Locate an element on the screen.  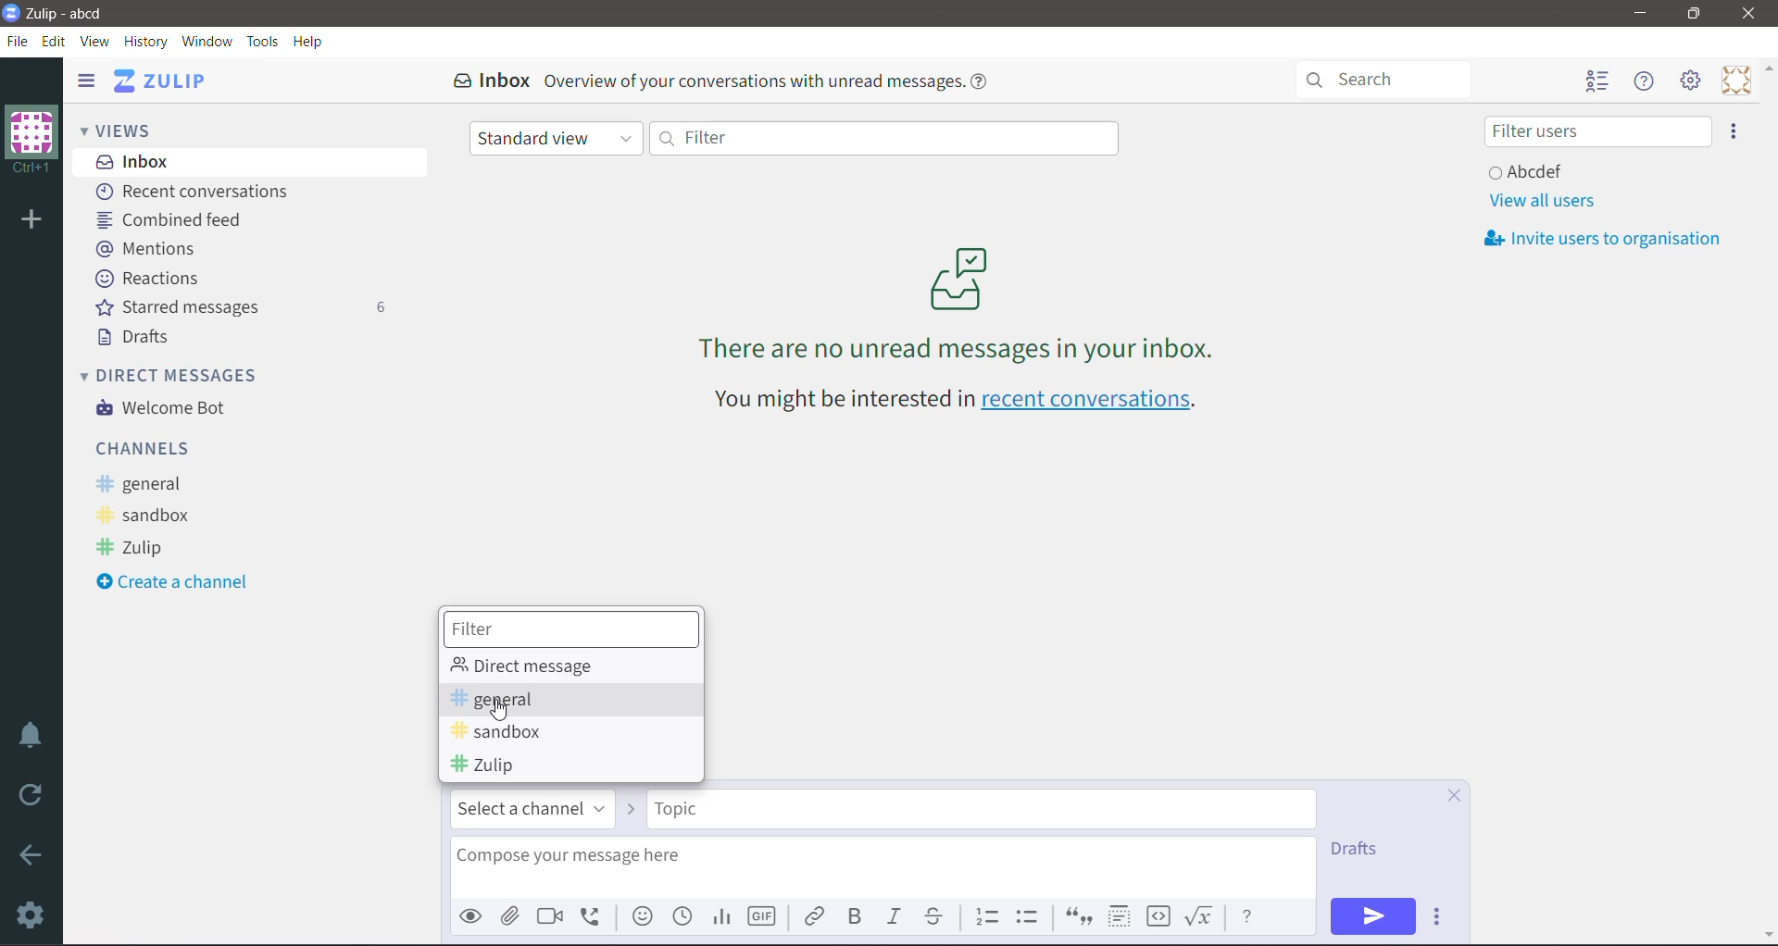
Mentions is located at coordinates (146, 247).